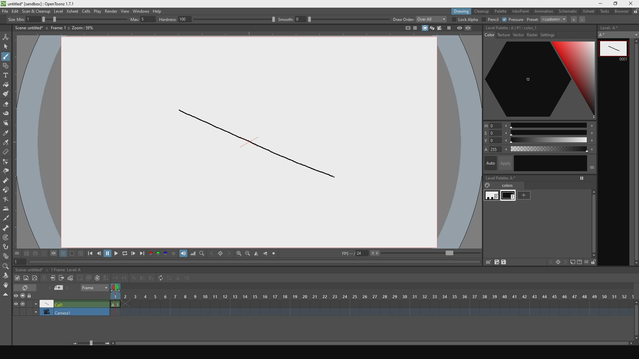 The height and width of the screenshot is (359, 639). What do you see at coordinates (509, 29) in the screenshot?
I see `no style selecte` at bounding box center [509, 29].